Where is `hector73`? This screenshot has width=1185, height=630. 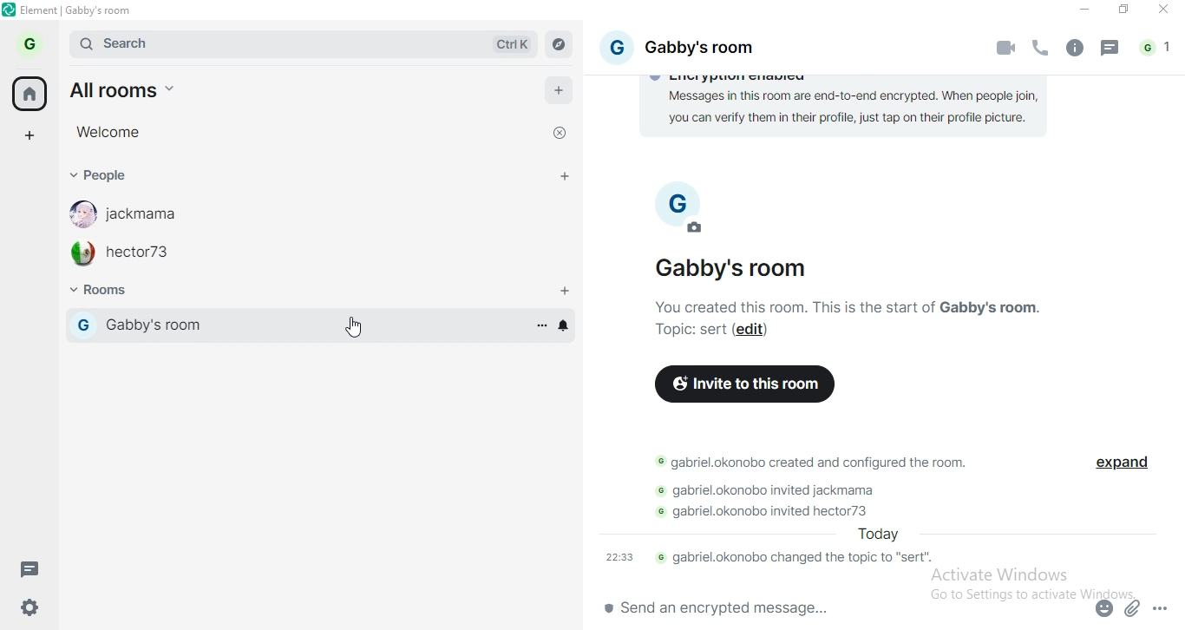 hector73 is located at coordinates (144, 256).